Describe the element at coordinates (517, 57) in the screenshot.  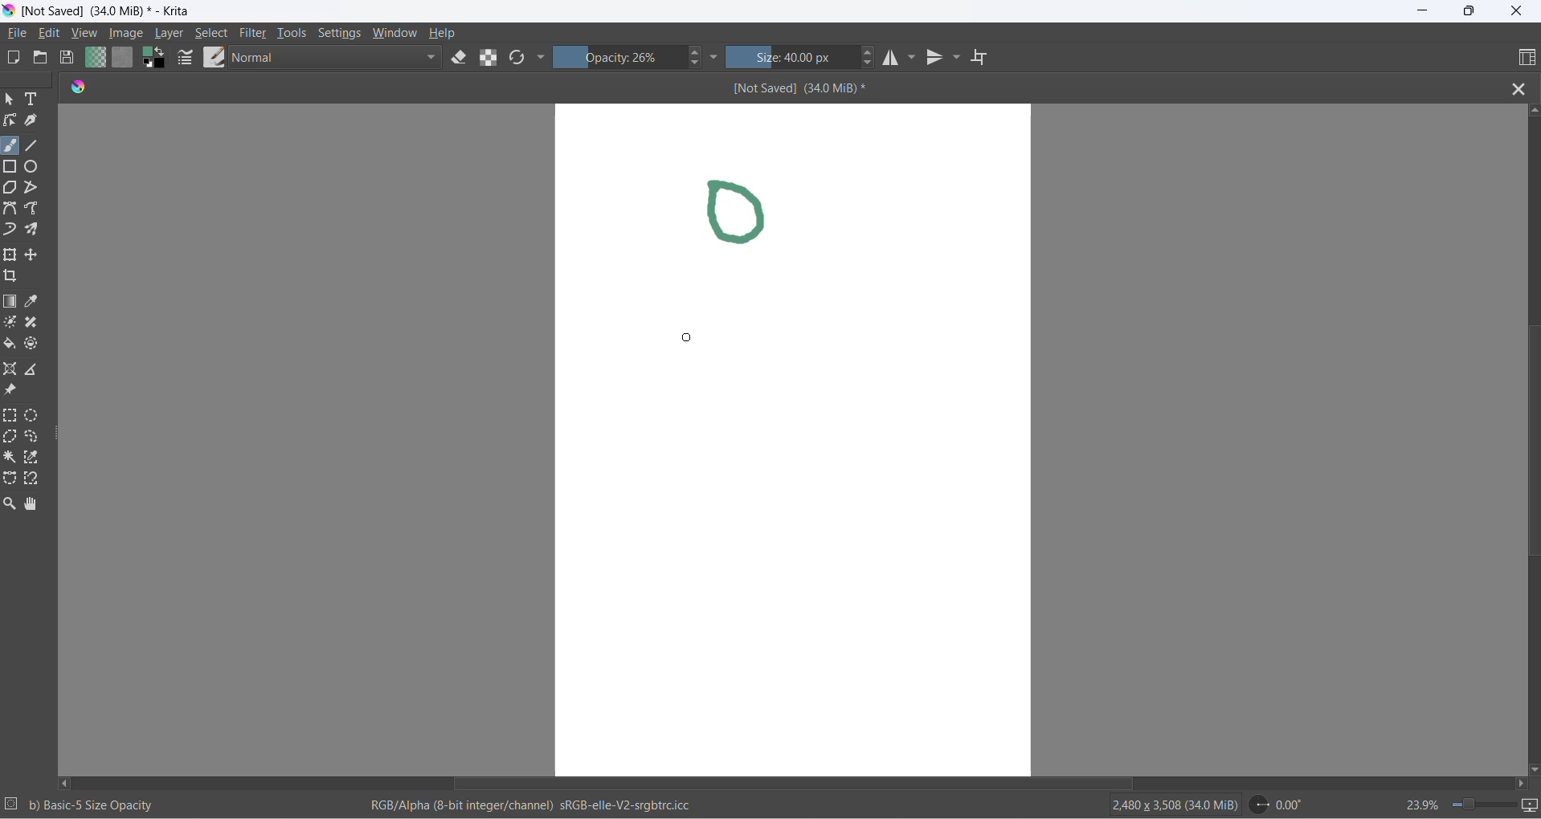
I see `reload original presets` at that location.